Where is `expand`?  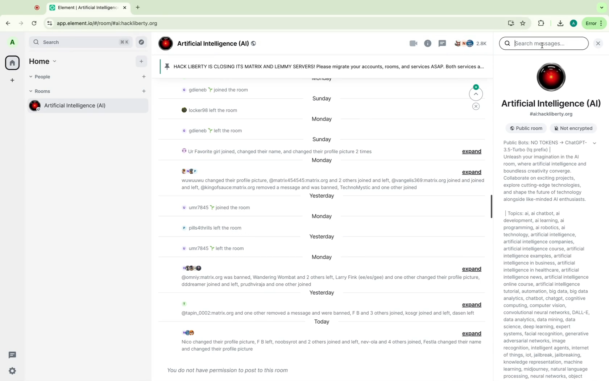
expand is located at coordinates (471, 333).